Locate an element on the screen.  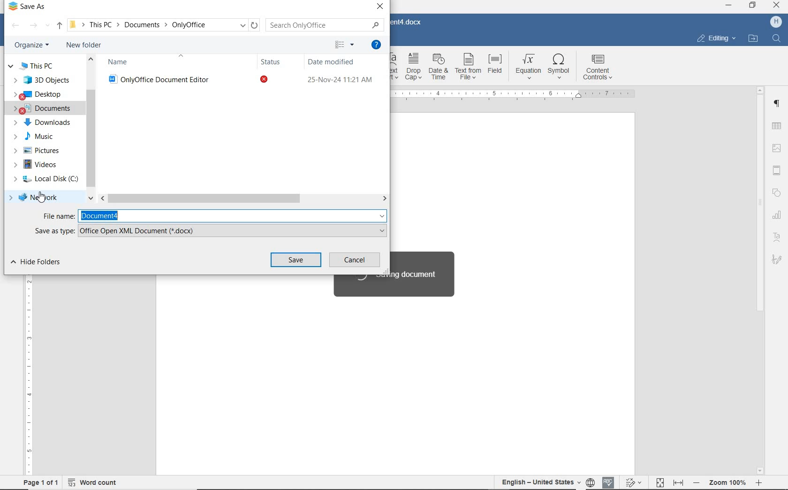
chart is located at coordinates (778, 215).